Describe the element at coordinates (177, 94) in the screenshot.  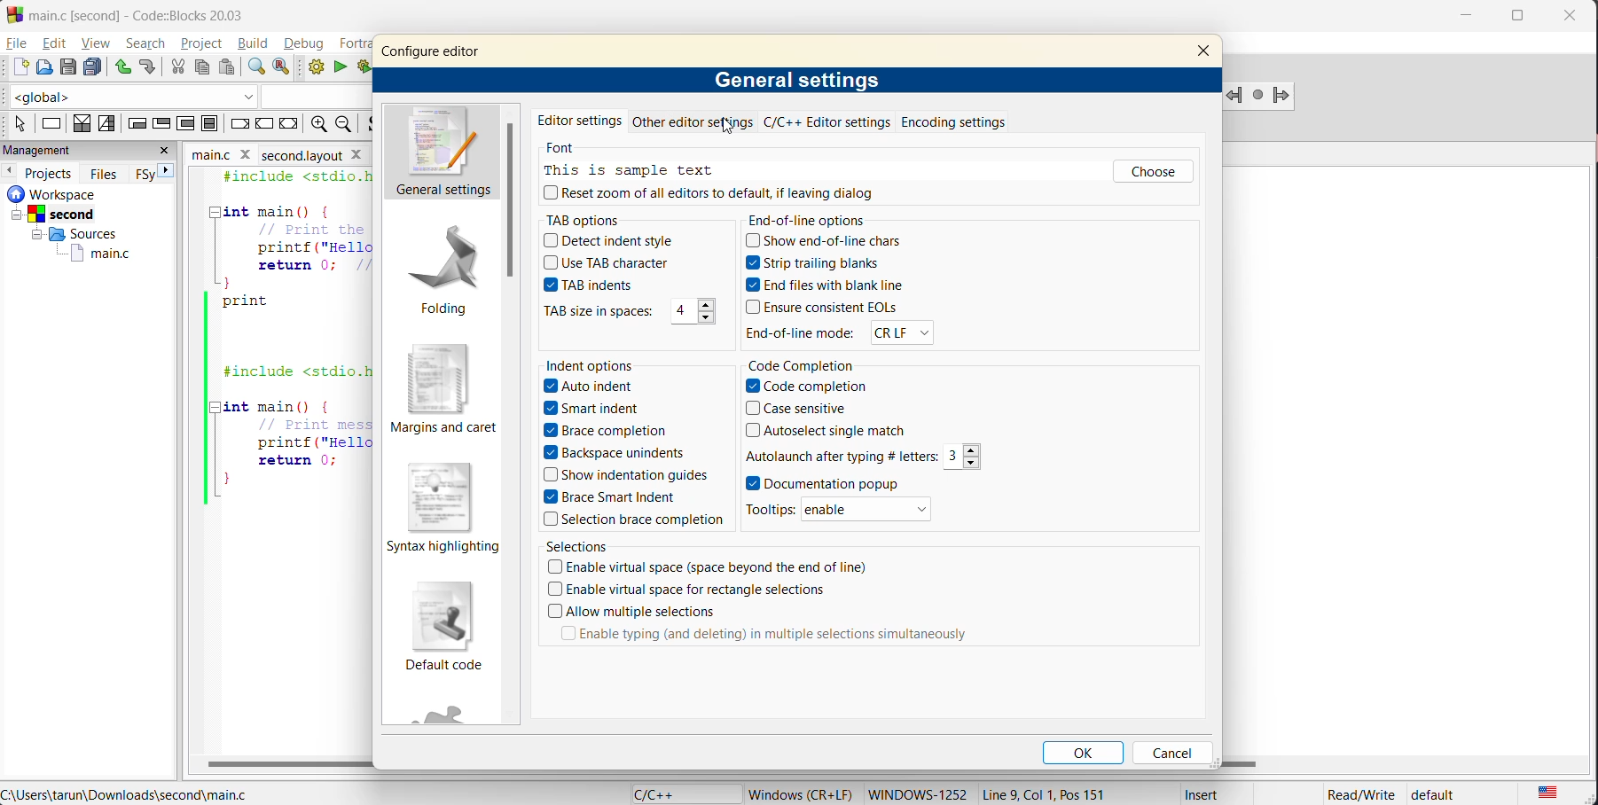
I see `code completion compiler` at that location.